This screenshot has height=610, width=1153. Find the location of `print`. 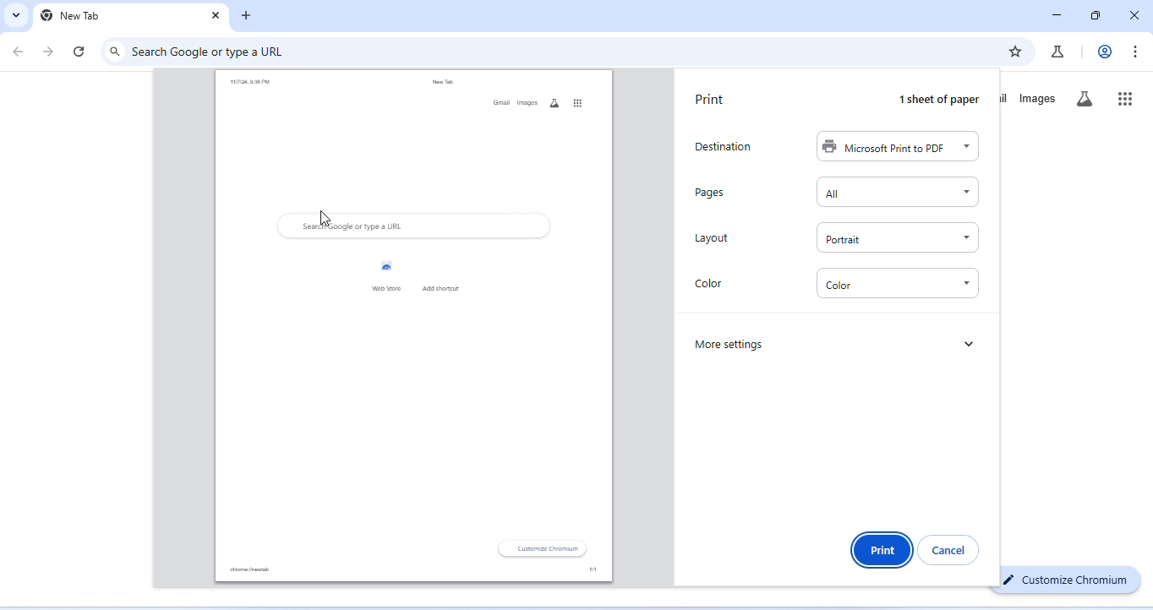

print is located at coordinates (708, 100).